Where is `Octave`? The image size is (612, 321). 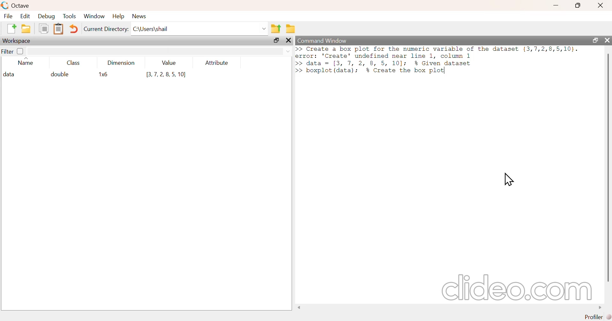 Octave is located at coordinates (22, 5).